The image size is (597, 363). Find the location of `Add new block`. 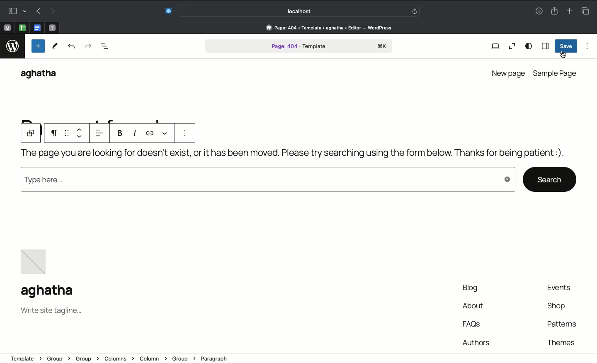

Add new block is located at coordinates (37, 46).